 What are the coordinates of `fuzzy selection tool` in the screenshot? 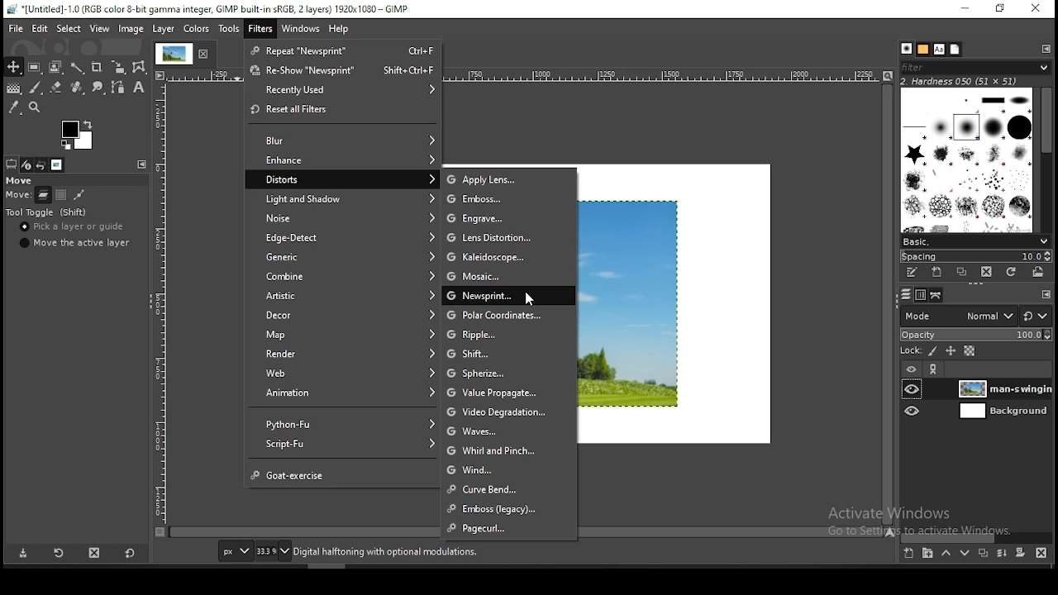 It's located at (77, 69).